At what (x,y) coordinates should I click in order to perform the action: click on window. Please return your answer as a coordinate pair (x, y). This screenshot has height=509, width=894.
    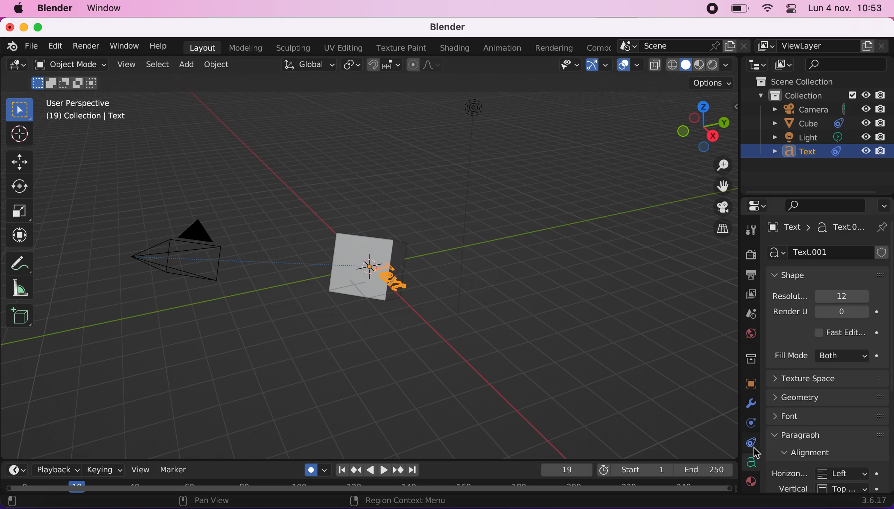
    Looking at the image, I should click on (125, 47).